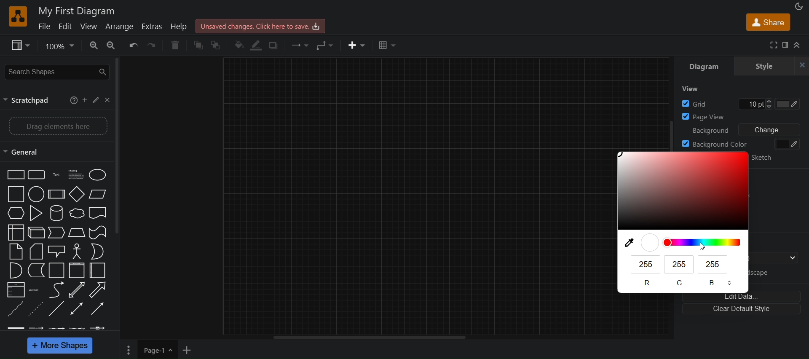 Image resolution: width=809 pixels, height=359 pixels. What do you see at coordinates (257, 46) in the screenshot?
I see `linecolor` at bounding box center [257, 46].